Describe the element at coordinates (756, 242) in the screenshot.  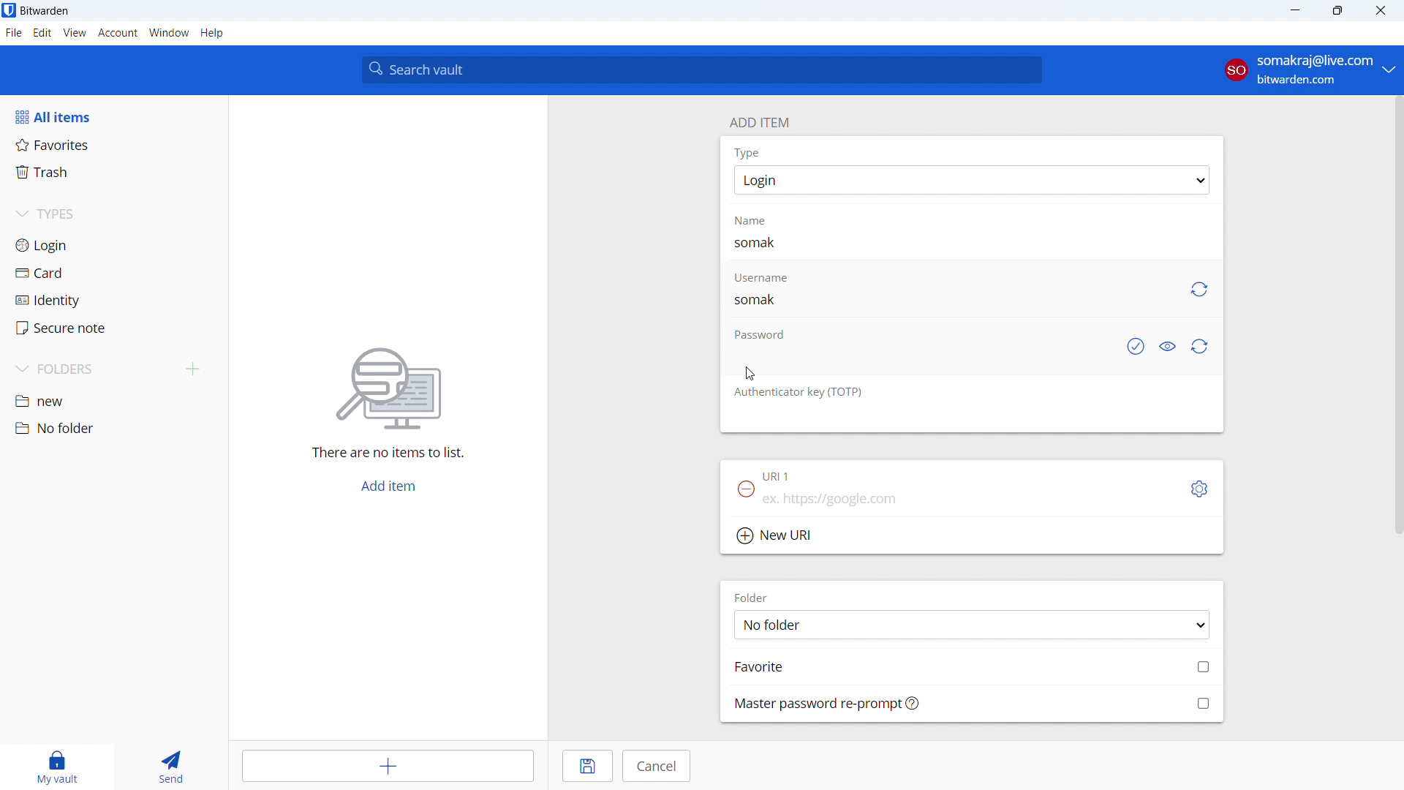
I see `name typed` at that location.